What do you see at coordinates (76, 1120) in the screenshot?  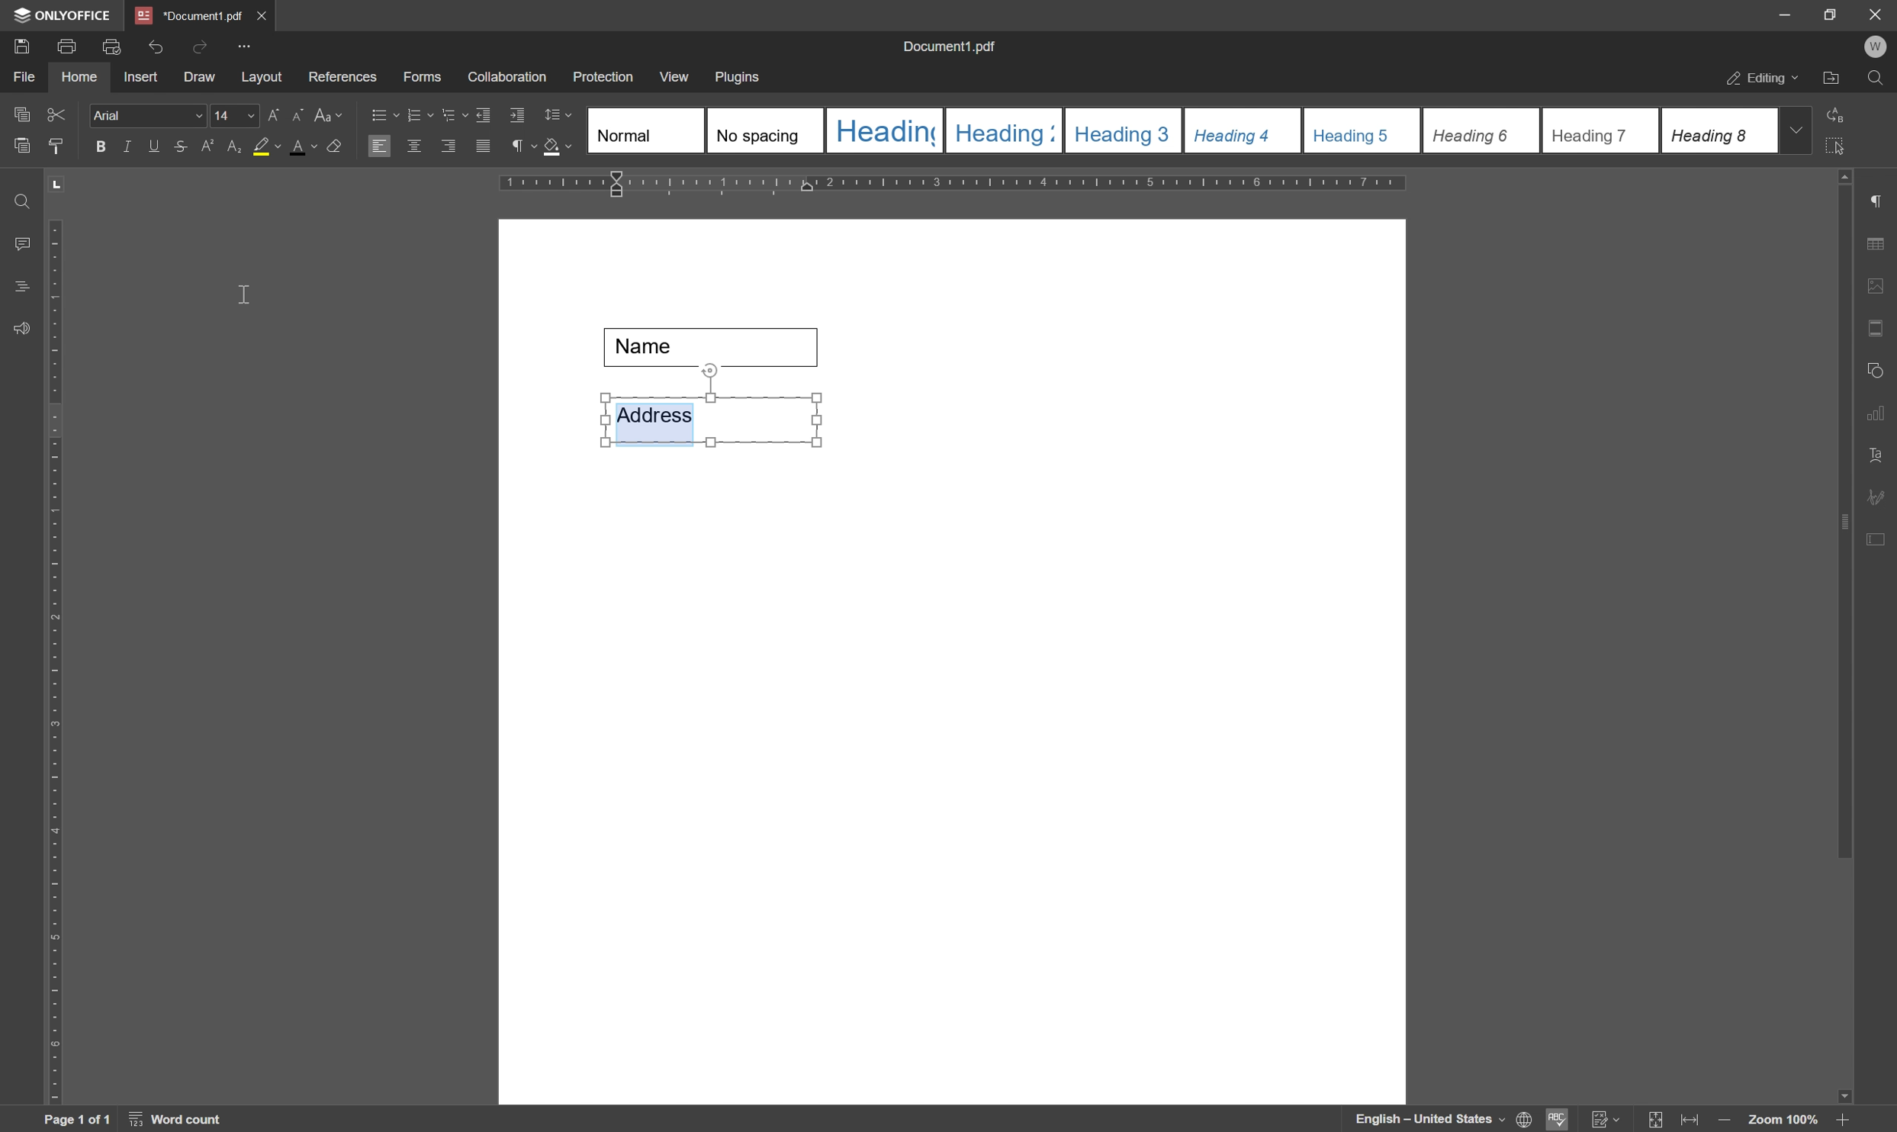 I see `page 1 of 1` at bounding box center [76, 1120].